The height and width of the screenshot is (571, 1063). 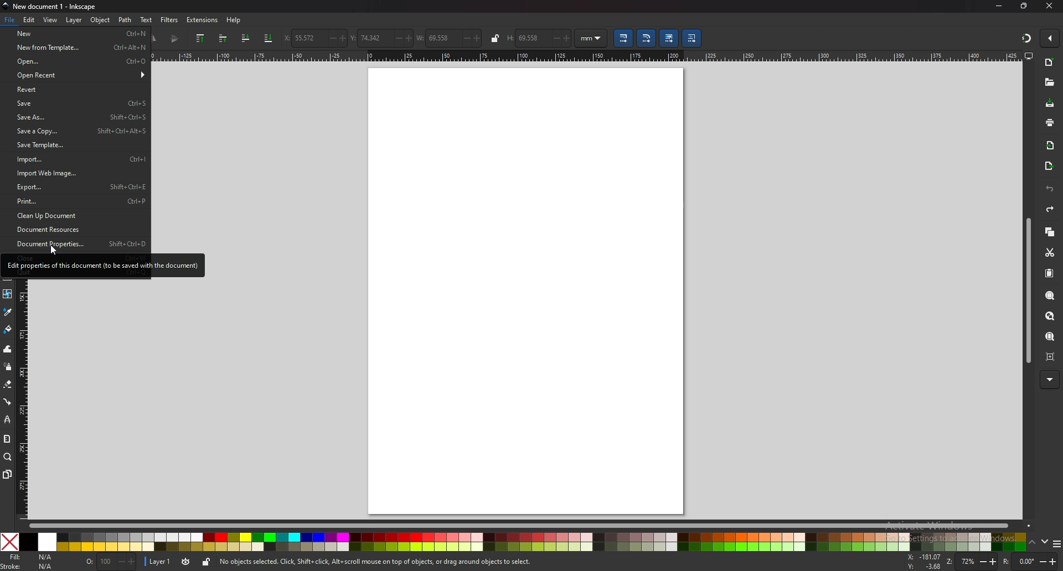 I want to click on vertical coordinate, so click(x=365, y=38).